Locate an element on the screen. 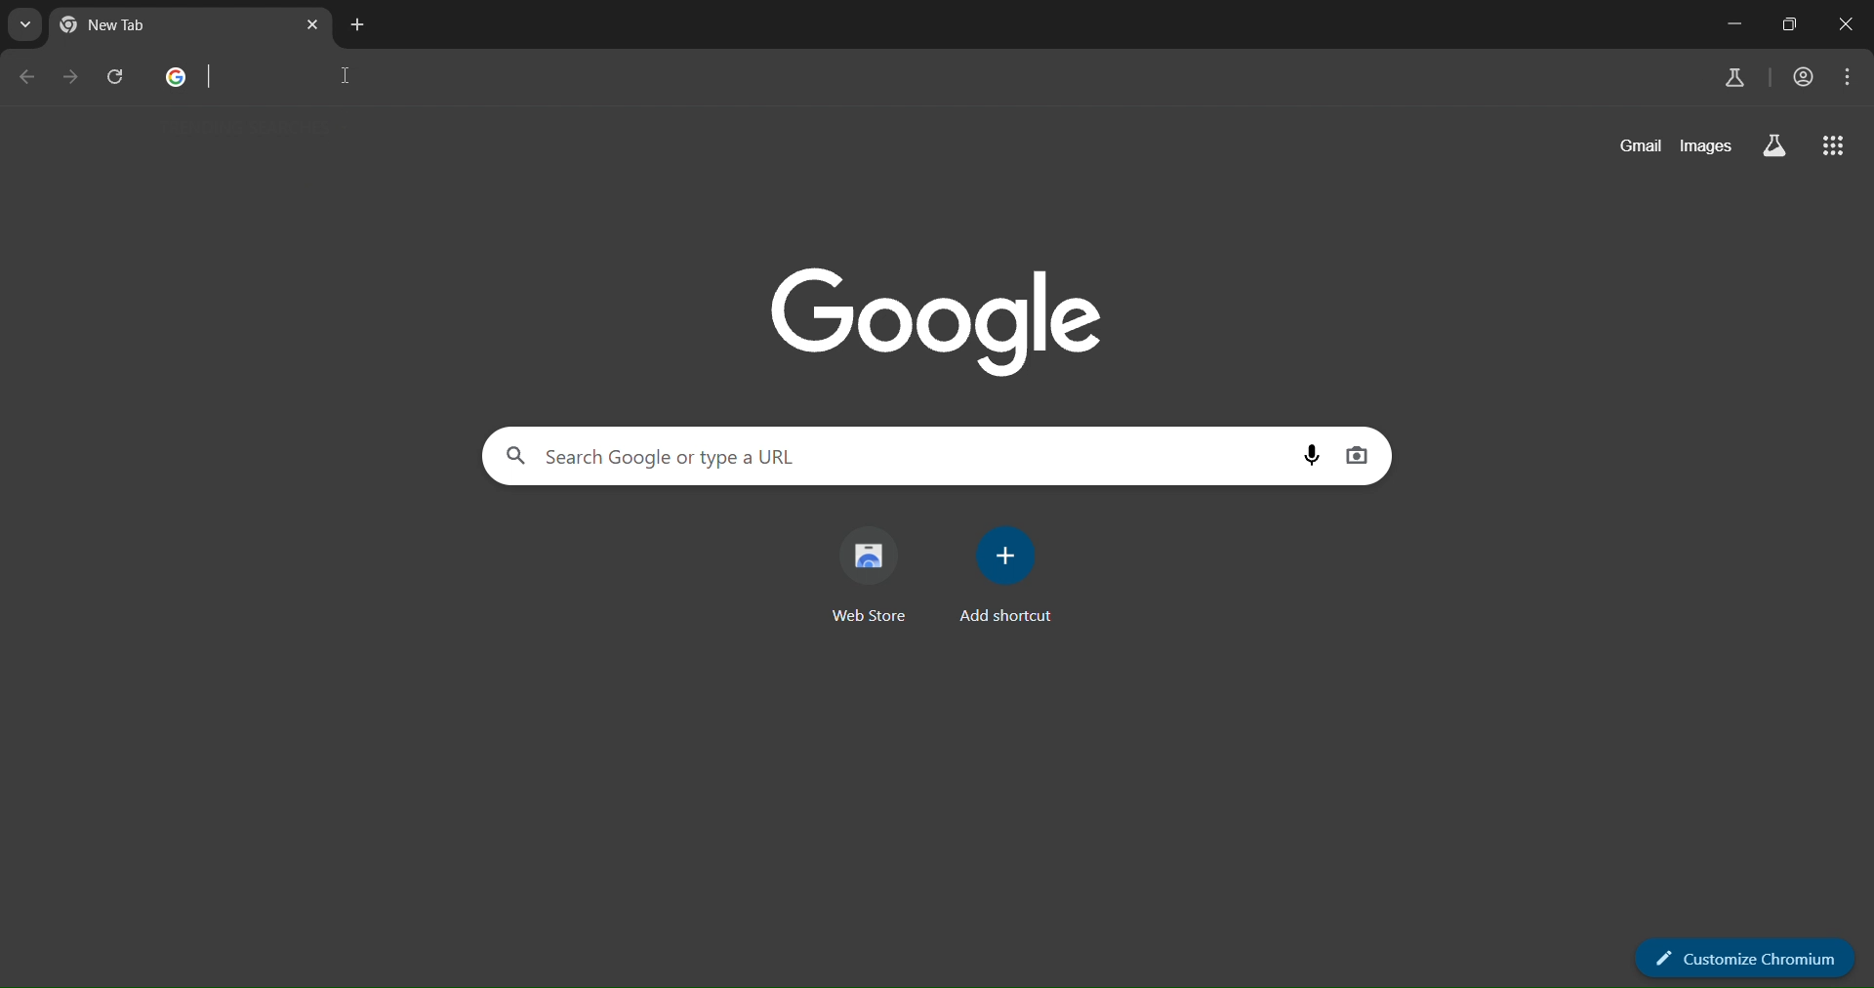 The width and height of the screenshot is (1874, 988). Google is located at coordinates (939, 320).